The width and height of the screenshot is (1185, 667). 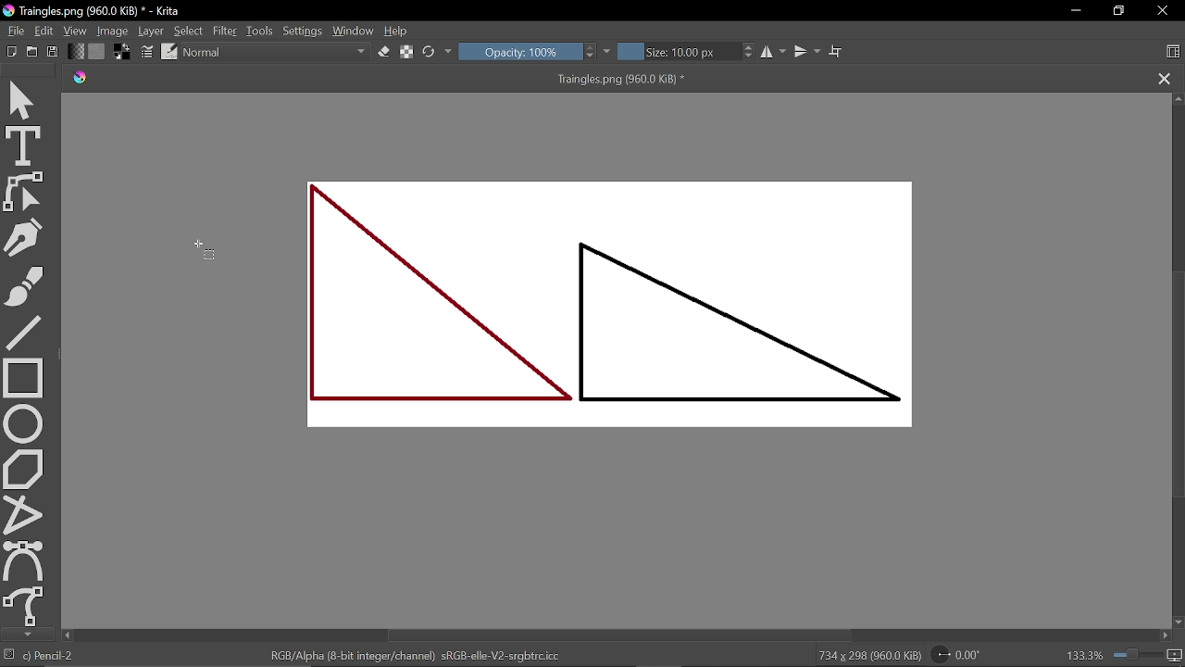 I want to click on View, so click(x=76, y=31).